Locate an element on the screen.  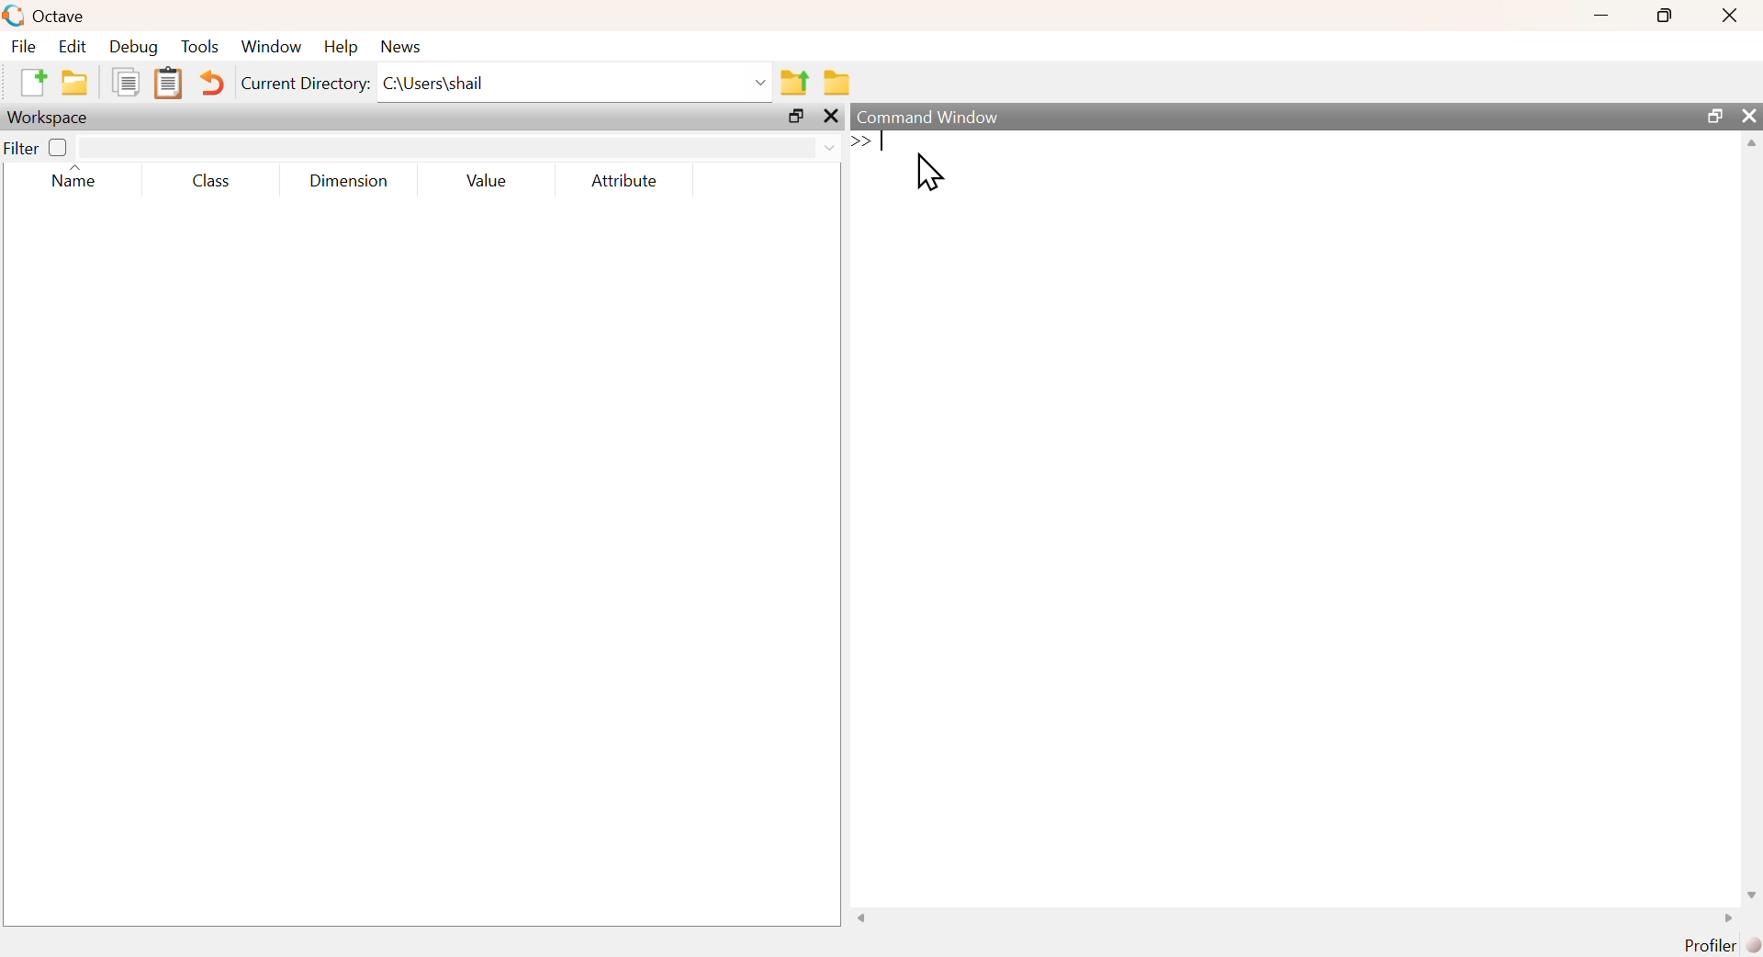
maximize is located at coordinates (795, 117).